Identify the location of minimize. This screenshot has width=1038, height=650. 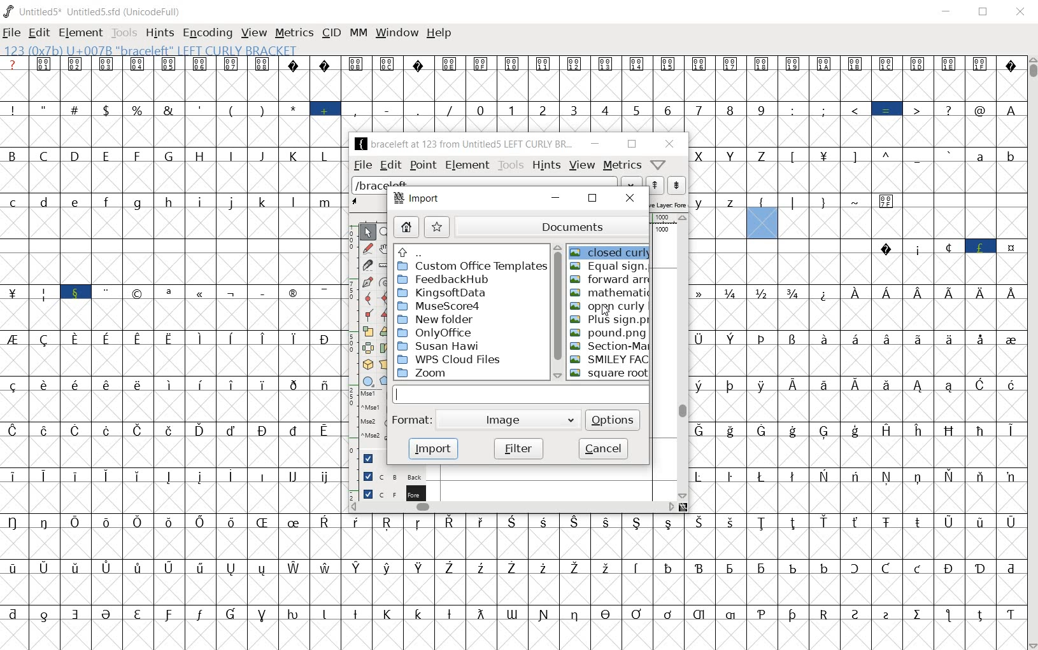
(596, 144).